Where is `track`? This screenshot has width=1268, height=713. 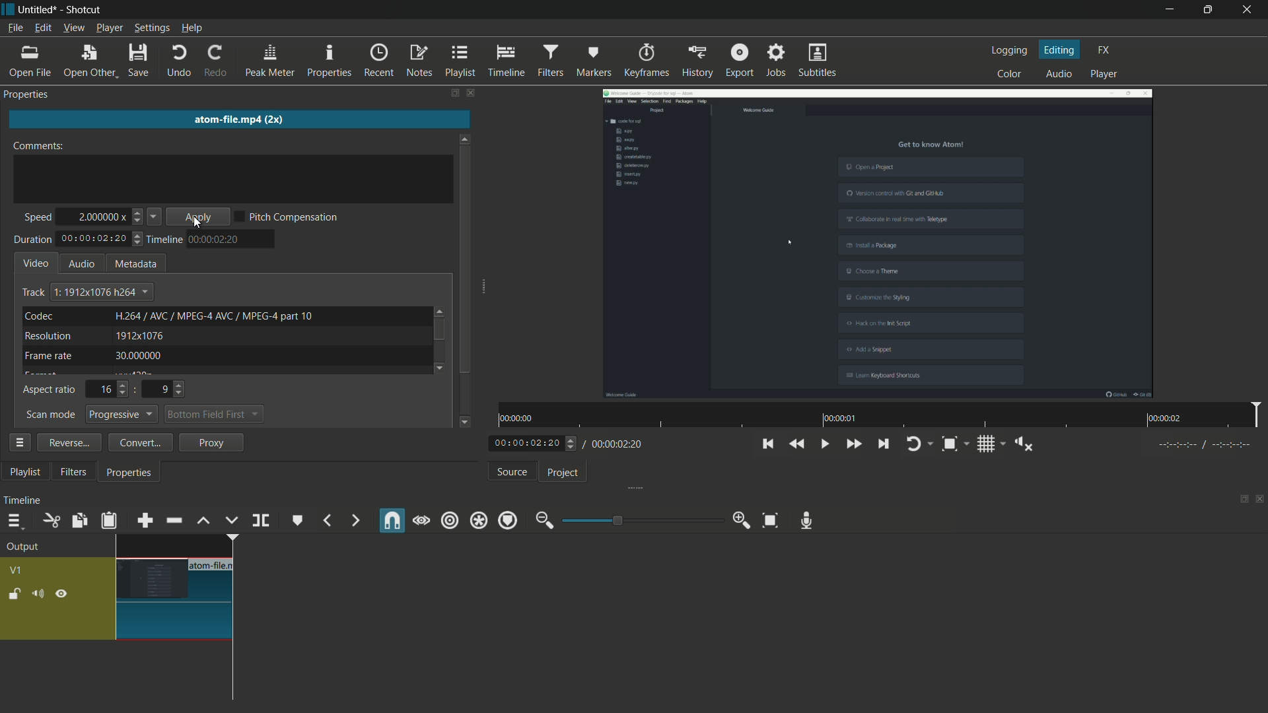
track is located at coordinates (33, 293).